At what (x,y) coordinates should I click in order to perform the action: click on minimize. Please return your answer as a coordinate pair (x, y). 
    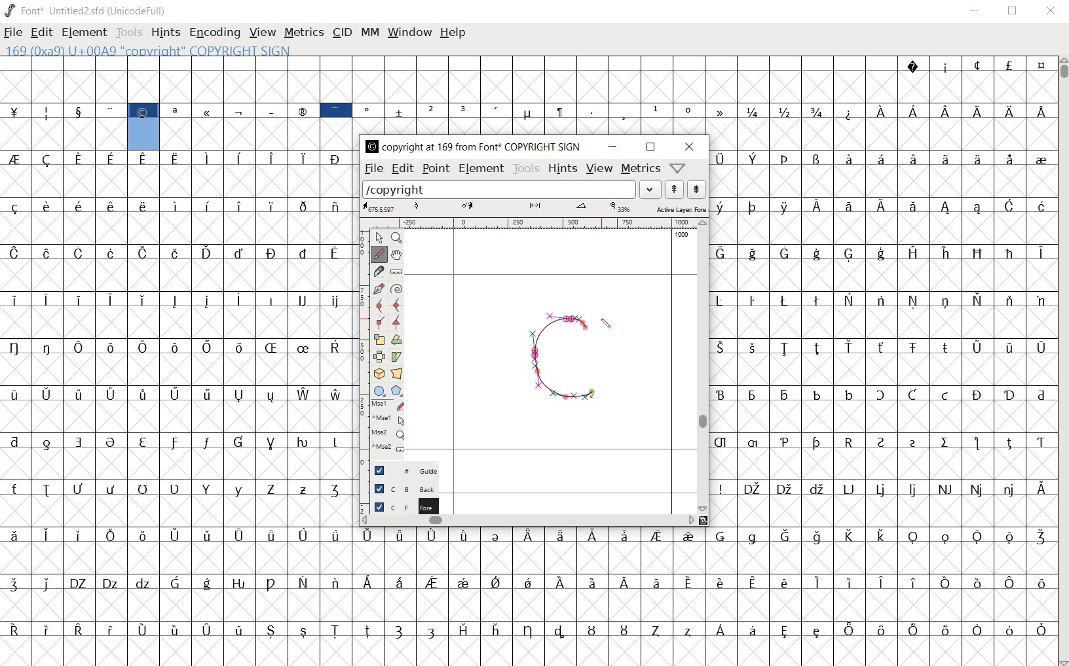
    Looking at the image, I should click on (975, 10).